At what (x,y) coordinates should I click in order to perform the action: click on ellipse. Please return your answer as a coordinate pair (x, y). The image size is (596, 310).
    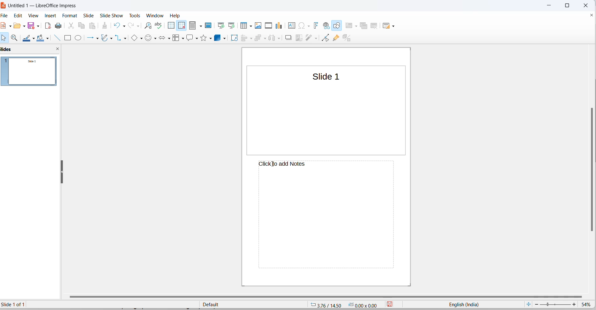
    Looking at the image, I should click on (79, 38).